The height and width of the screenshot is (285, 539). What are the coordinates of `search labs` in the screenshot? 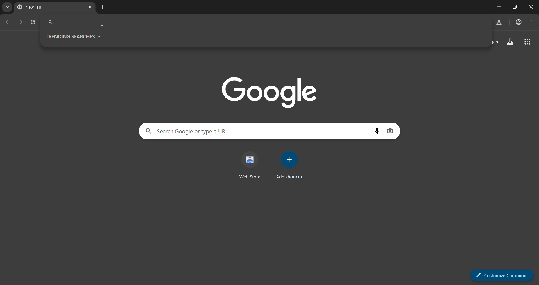 It's located at (499, 22).